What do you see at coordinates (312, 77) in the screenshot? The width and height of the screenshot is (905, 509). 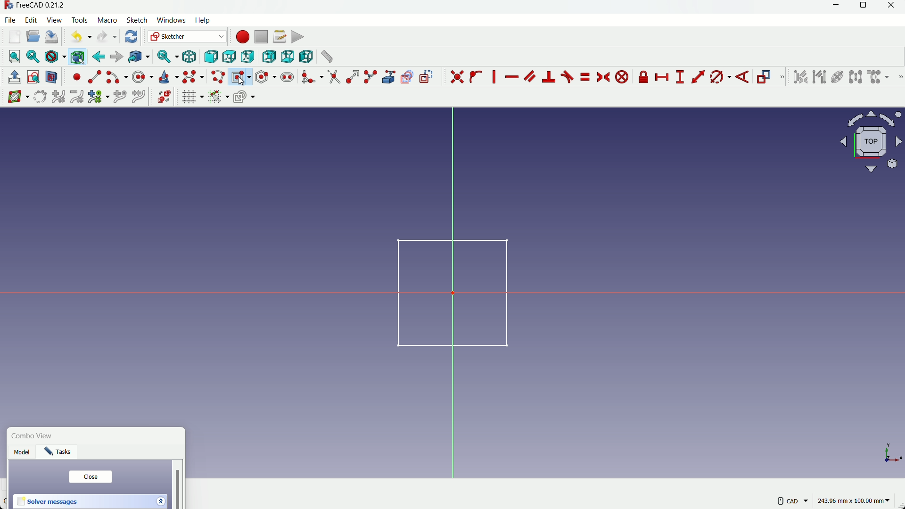 I see `create fillet` at bounding box center [312, 77].